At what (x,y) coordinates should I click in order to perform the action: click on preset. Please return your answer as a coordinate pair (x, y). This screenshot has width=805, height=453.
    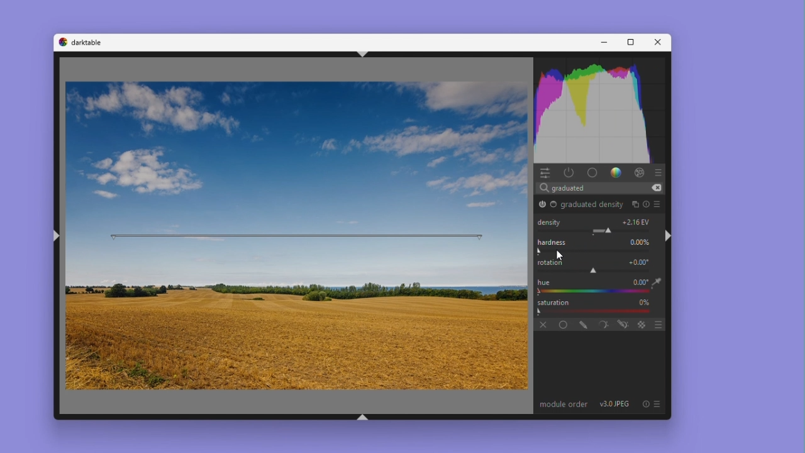
    Looking at the image, I should click on (657, 405).